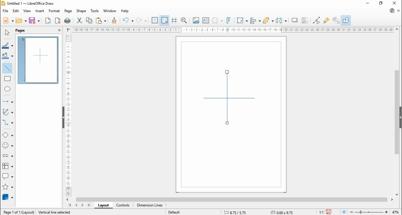  What do you see at coordinates (38, 60) in the screenshot?
I see `page 1` at bounding box center [38, 60].